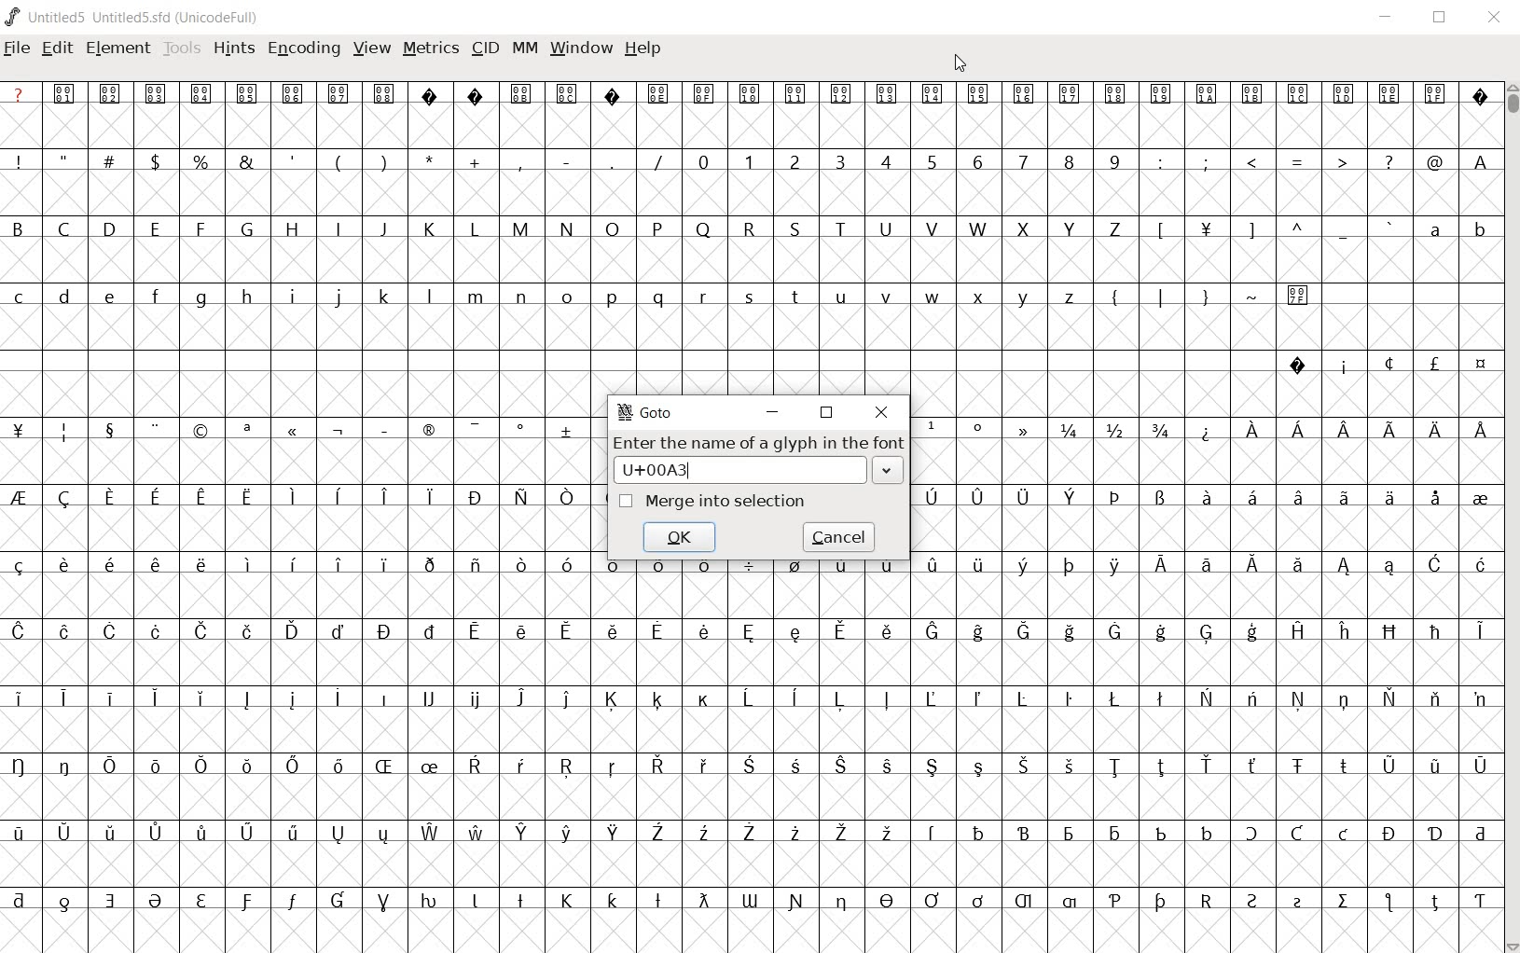  I want to click on p, so click(611, 298).